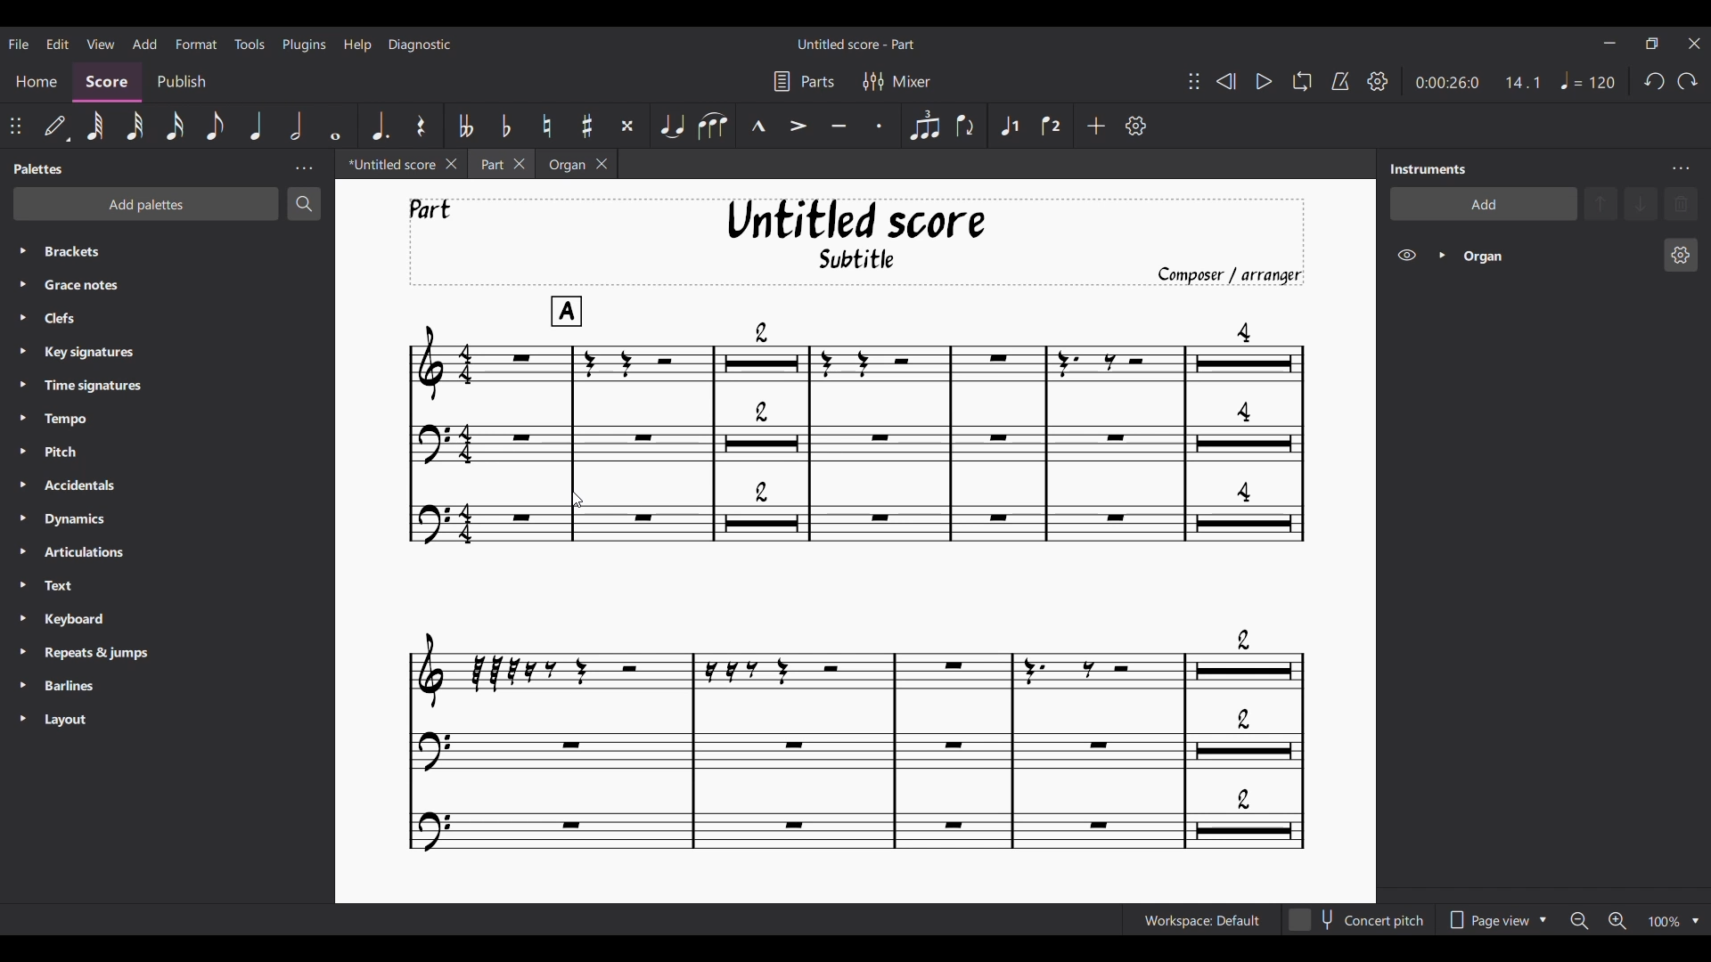  What do you see at coordinates (490, 164) in the screenshot?
I see `Part tab` at bounding box center [490, 164].